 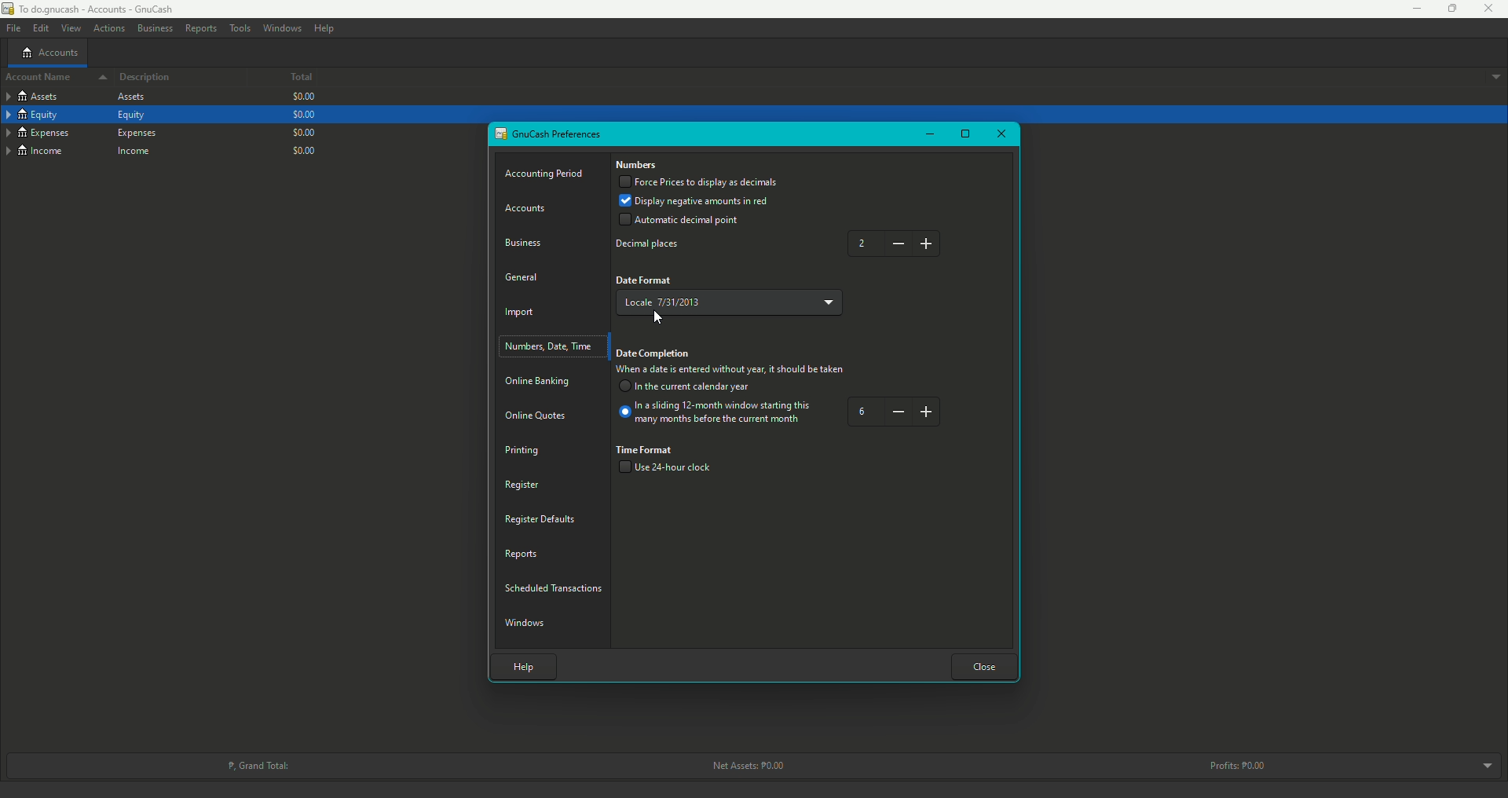 What do you see at coordinates (522, 314) in the screenshot?
I see `Import` at bounding box center [522, 314].